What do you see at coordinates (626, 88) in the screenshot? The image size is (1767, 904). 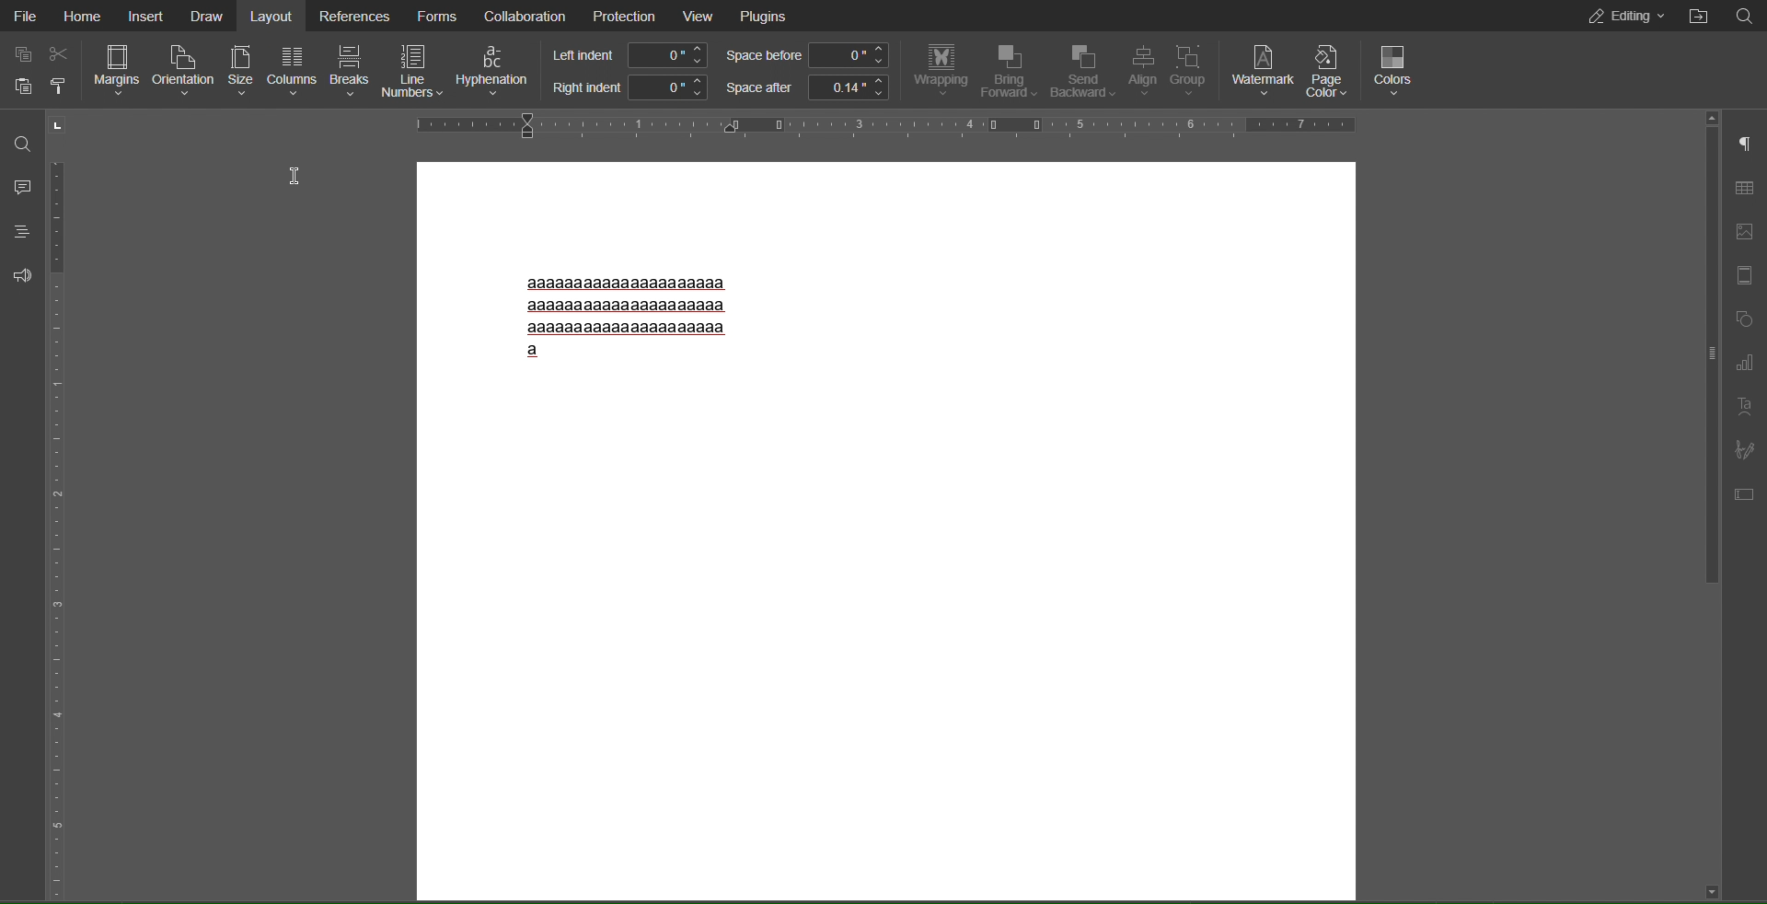 I see `Right Indents` at bounding box center [626, 88].